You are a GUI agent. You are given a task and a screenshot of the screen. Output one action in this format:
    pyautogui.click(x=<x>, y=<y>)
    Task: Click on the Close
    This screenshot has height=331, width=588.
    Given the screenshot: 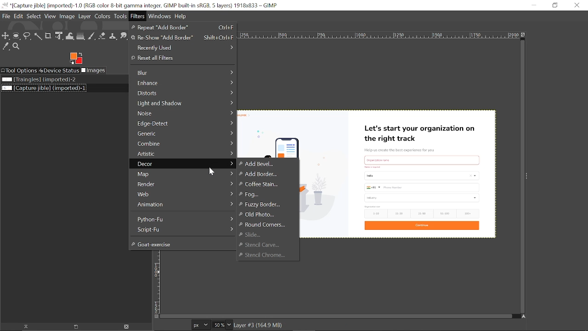 What is the action you would take?
    pyautogui.click(x=577, y=5)
    